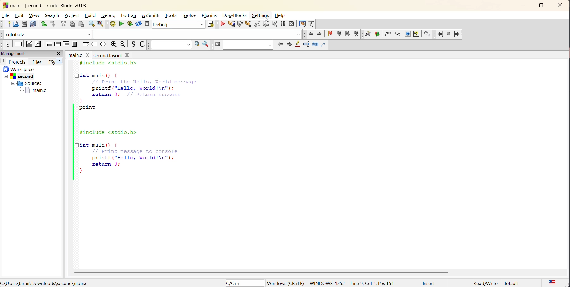 This screenshot has width=570, height=287. I want to click on horizontal scroll bar, so click(263, 272).